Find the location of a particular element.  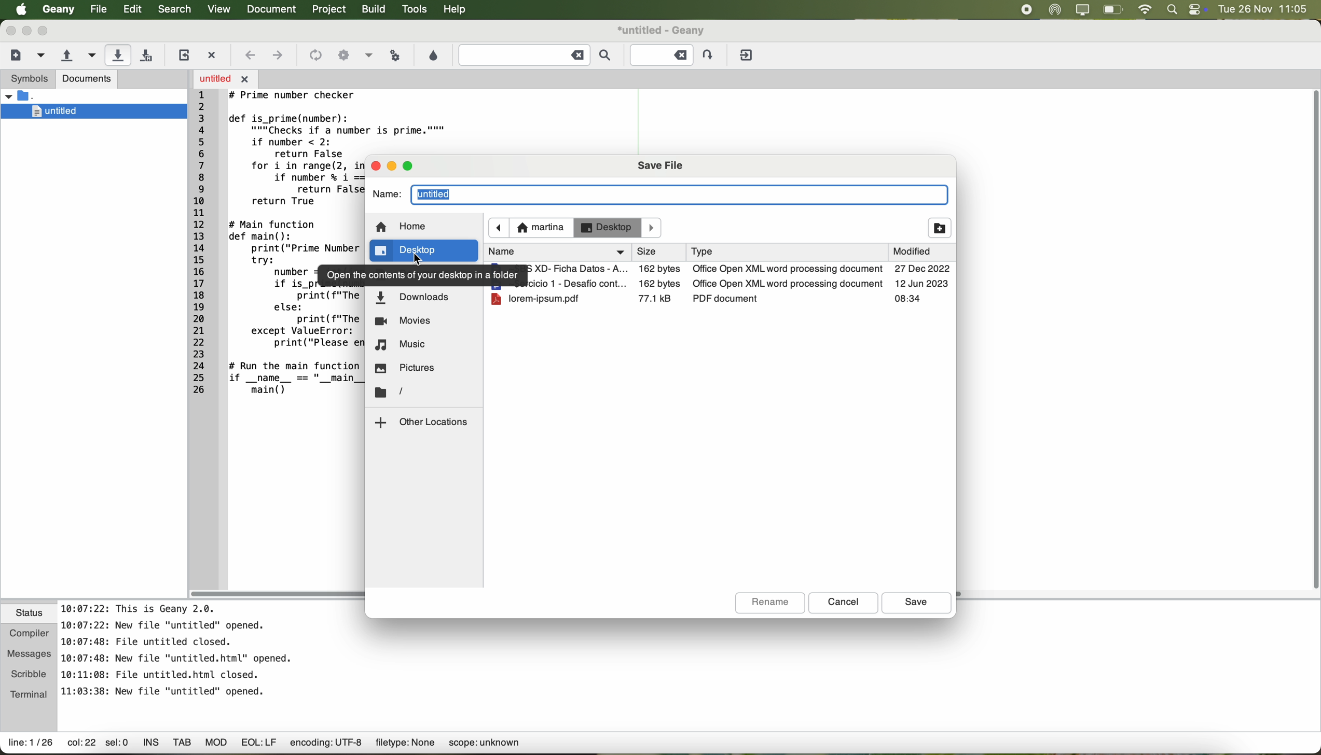

minimize Geany is located at coordinates (27, 30).